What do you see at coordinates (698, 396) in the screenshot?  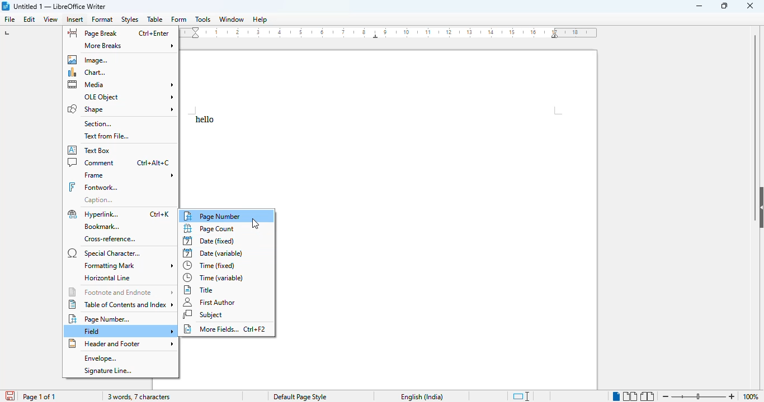 I see `zoom in or zoom out bar` at bounding box center [698, 396].